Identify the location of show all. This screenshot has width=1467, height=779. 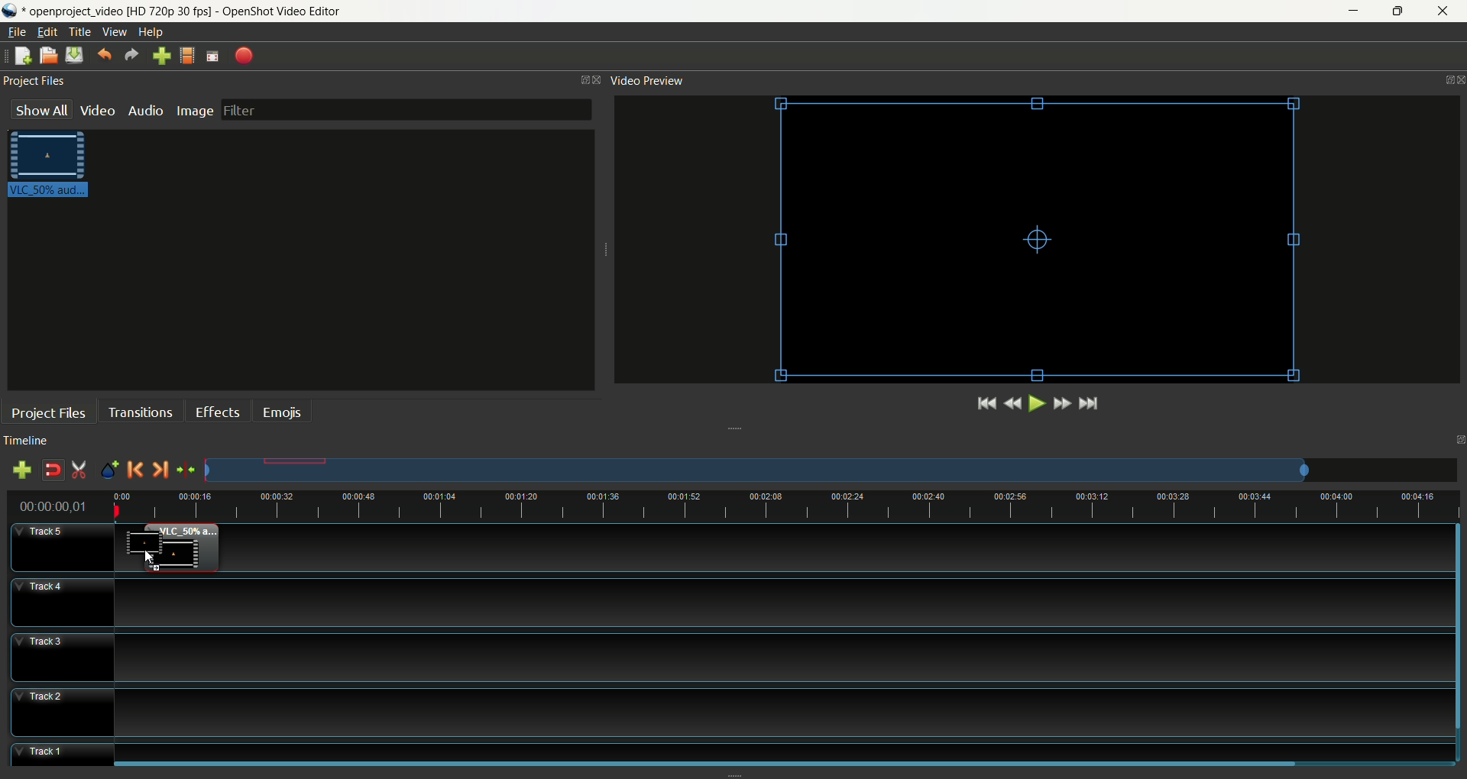
(39, 110).